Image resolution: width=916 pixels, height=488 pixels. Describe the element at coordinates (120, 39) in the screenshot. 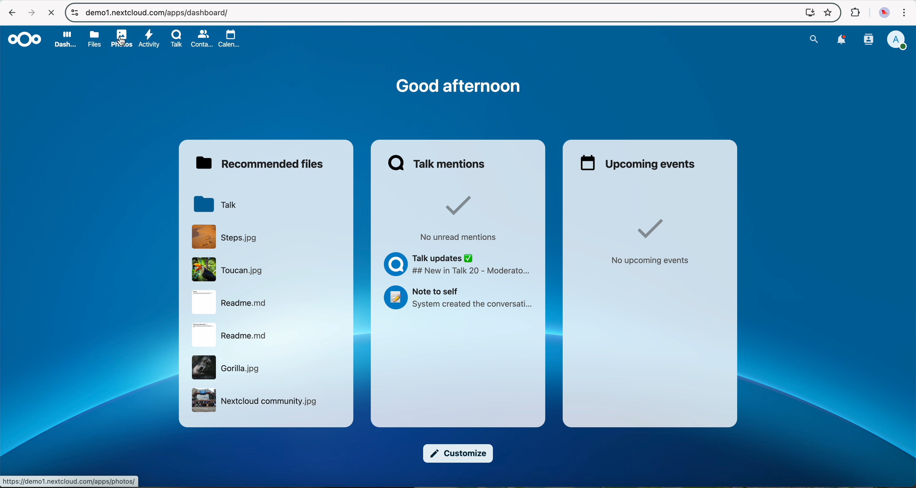

I see `photos` at that location.